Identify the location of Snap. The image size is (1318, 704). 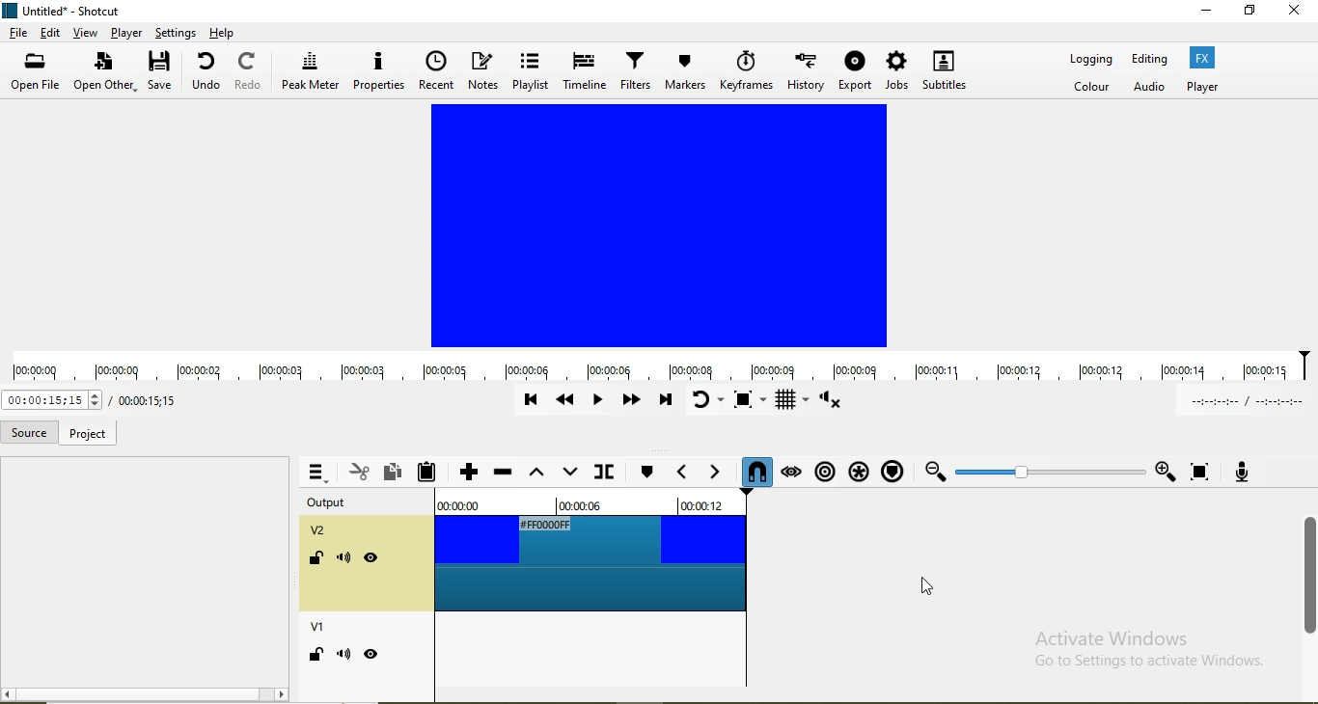
(754, 472).